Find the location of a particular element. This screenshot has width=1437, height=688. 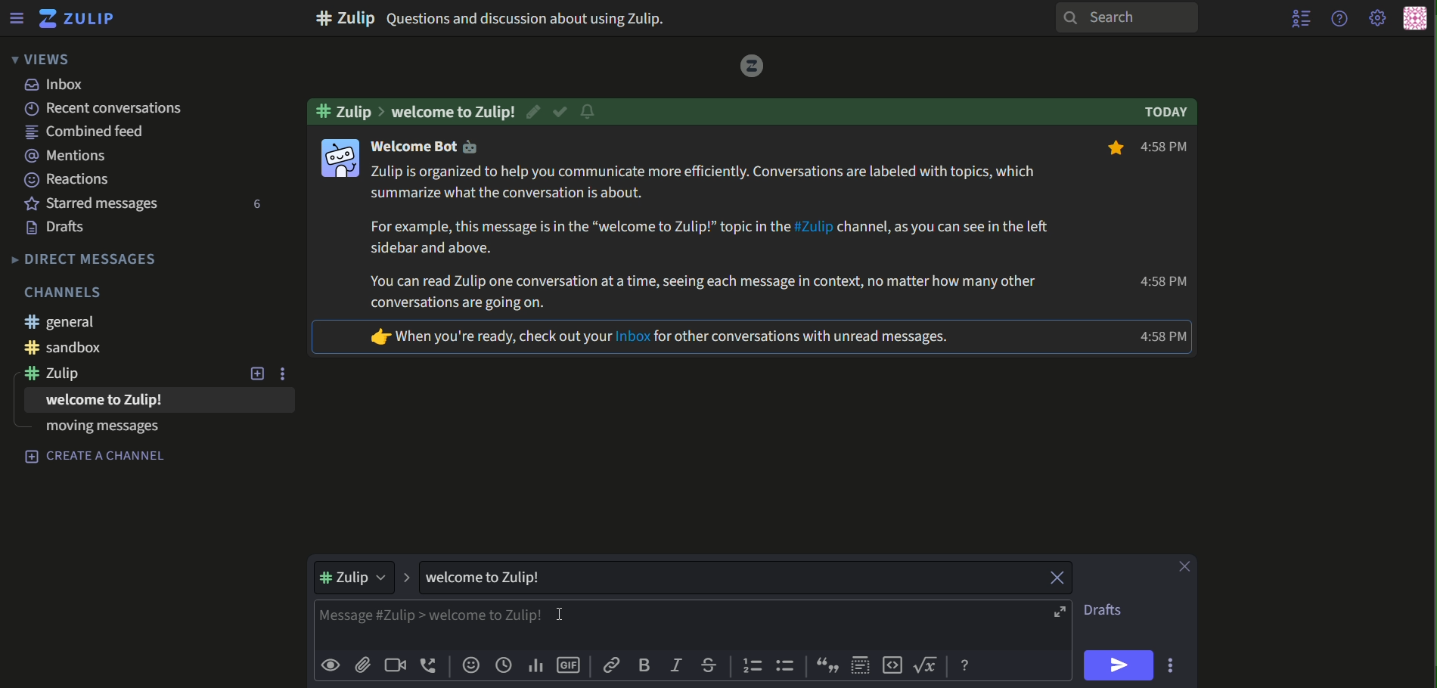

resolved is located at coordinates (561, 112).